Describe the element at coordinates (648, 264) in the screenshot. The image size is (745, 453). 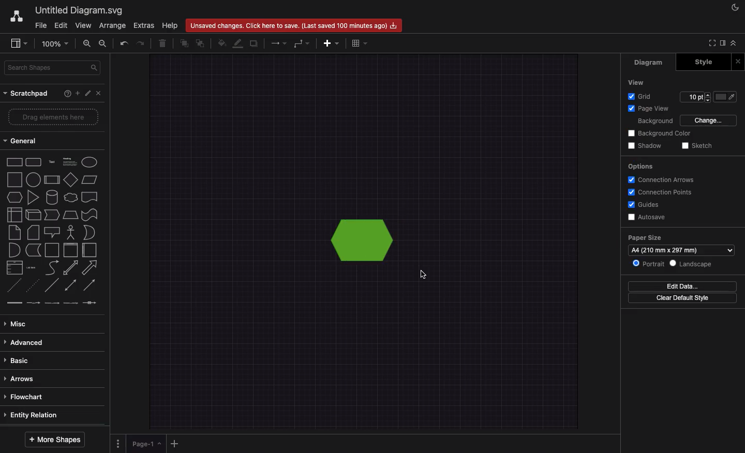
I see `Portrait` at that location.